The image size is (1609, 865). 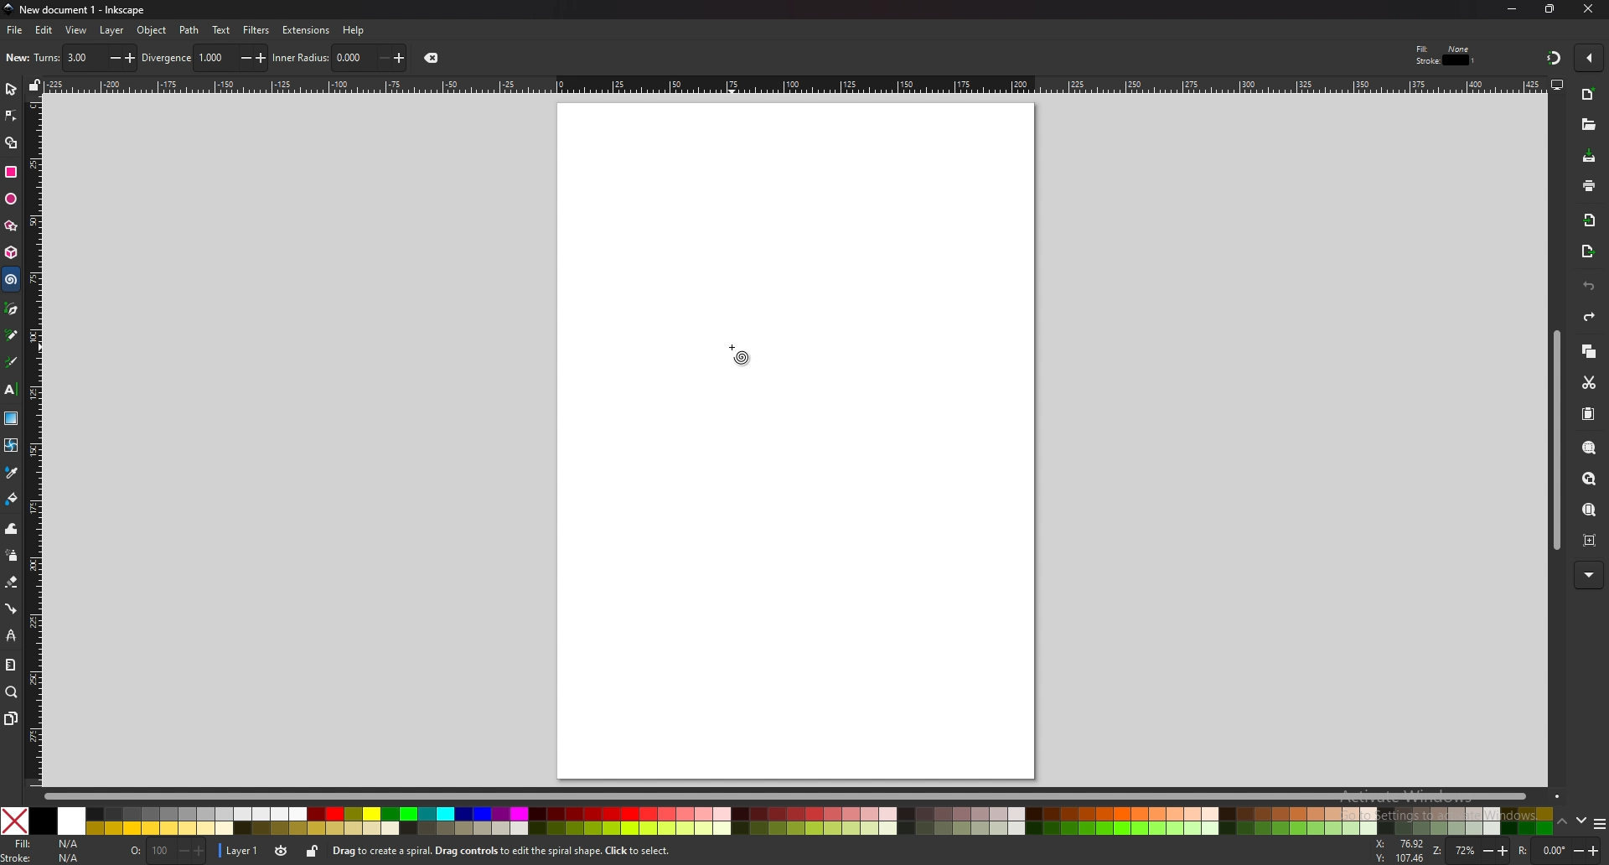 I want to click on paint bucket, so click(x=11, y=499).